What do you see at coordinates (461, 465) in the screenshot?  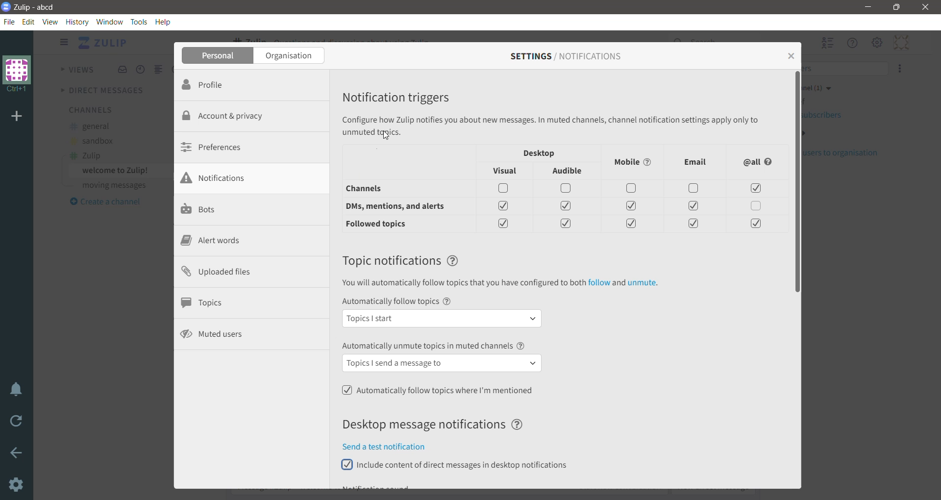 I see `(checkbox enabled)Include content of direct messages in desktop notifications ` at bounding box center [461, 465].